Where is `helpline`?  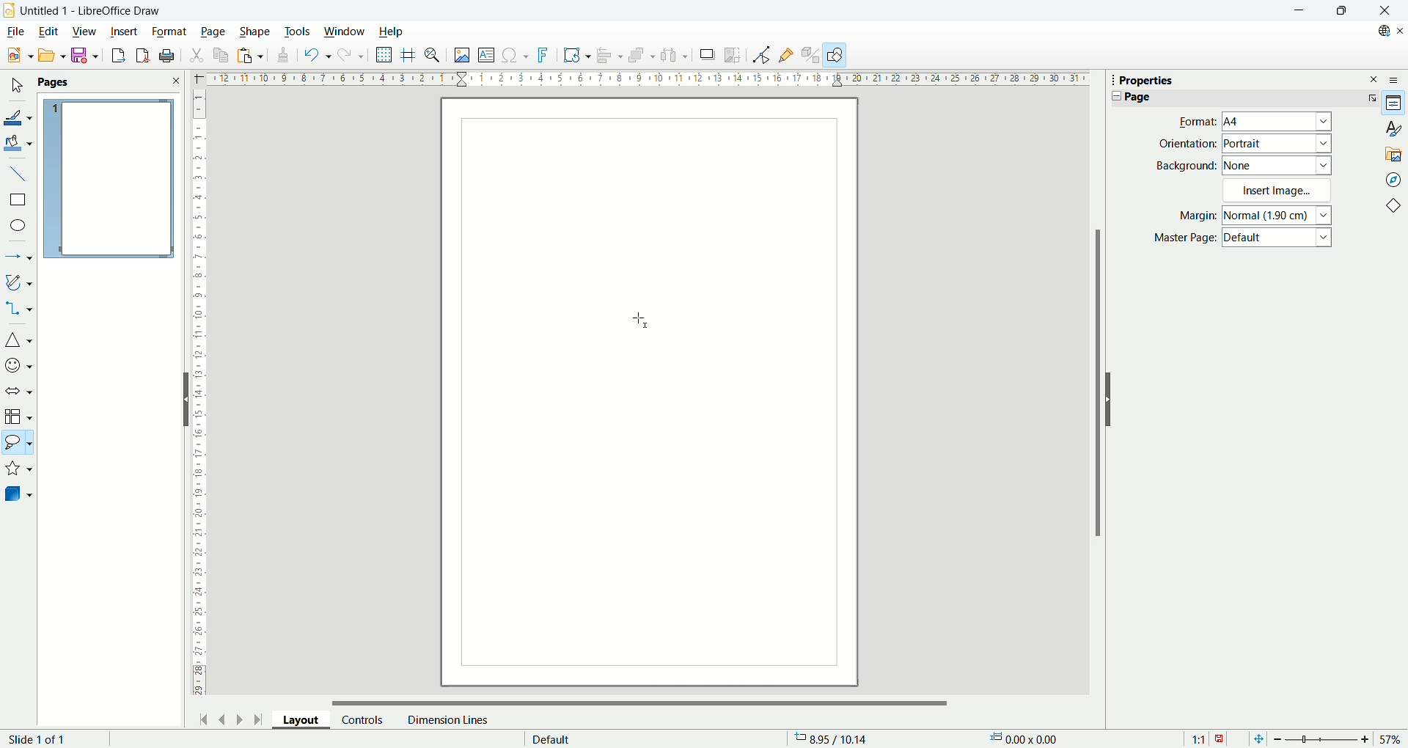
helpline is located at coordinates (408, 55).